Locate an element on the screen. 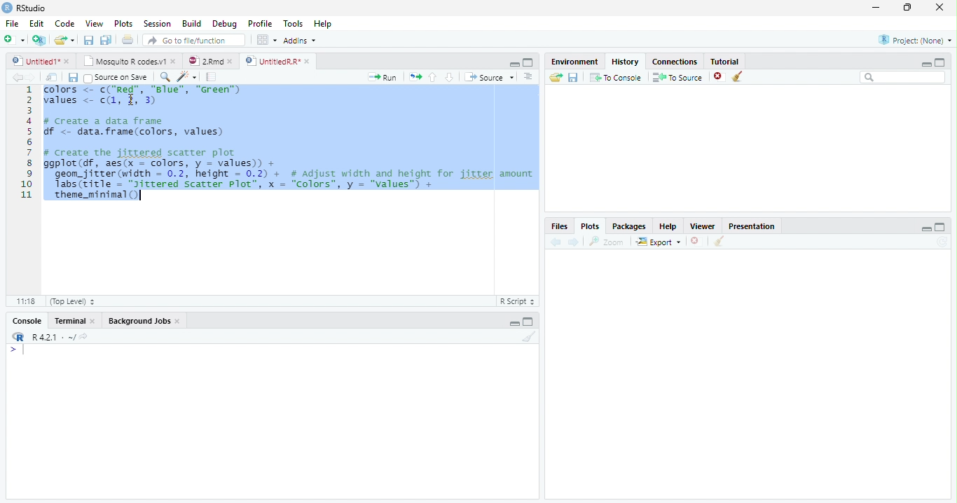 The width and height of the screenshot is (957, 503). Re-run the previous code region is located at coordinates (415, 77).